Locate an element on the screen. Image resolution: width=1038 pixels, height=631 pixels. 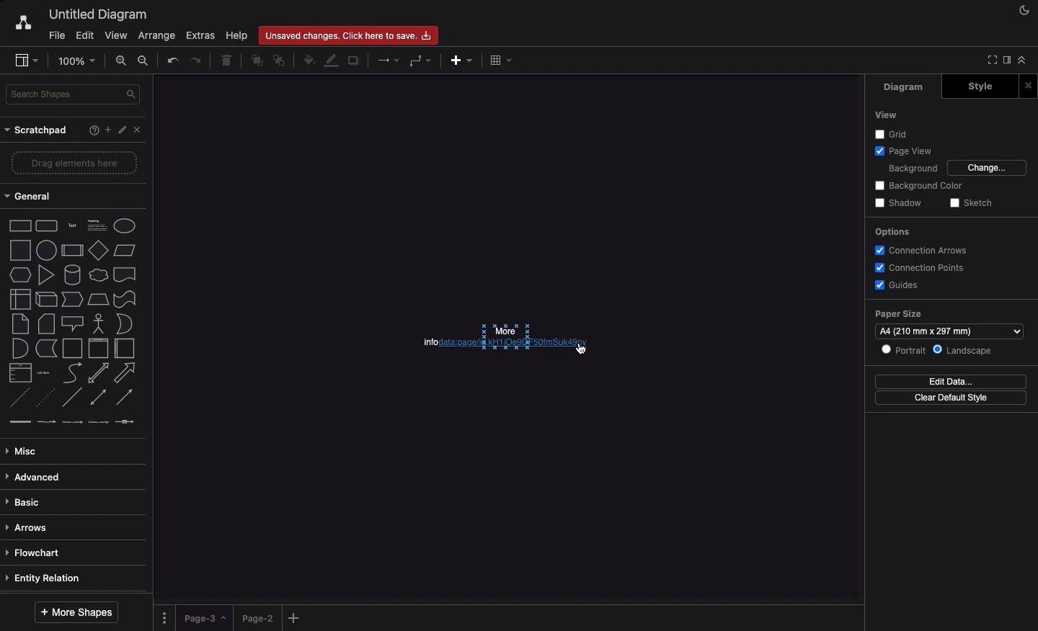
step is located at coordinates (72, 299).